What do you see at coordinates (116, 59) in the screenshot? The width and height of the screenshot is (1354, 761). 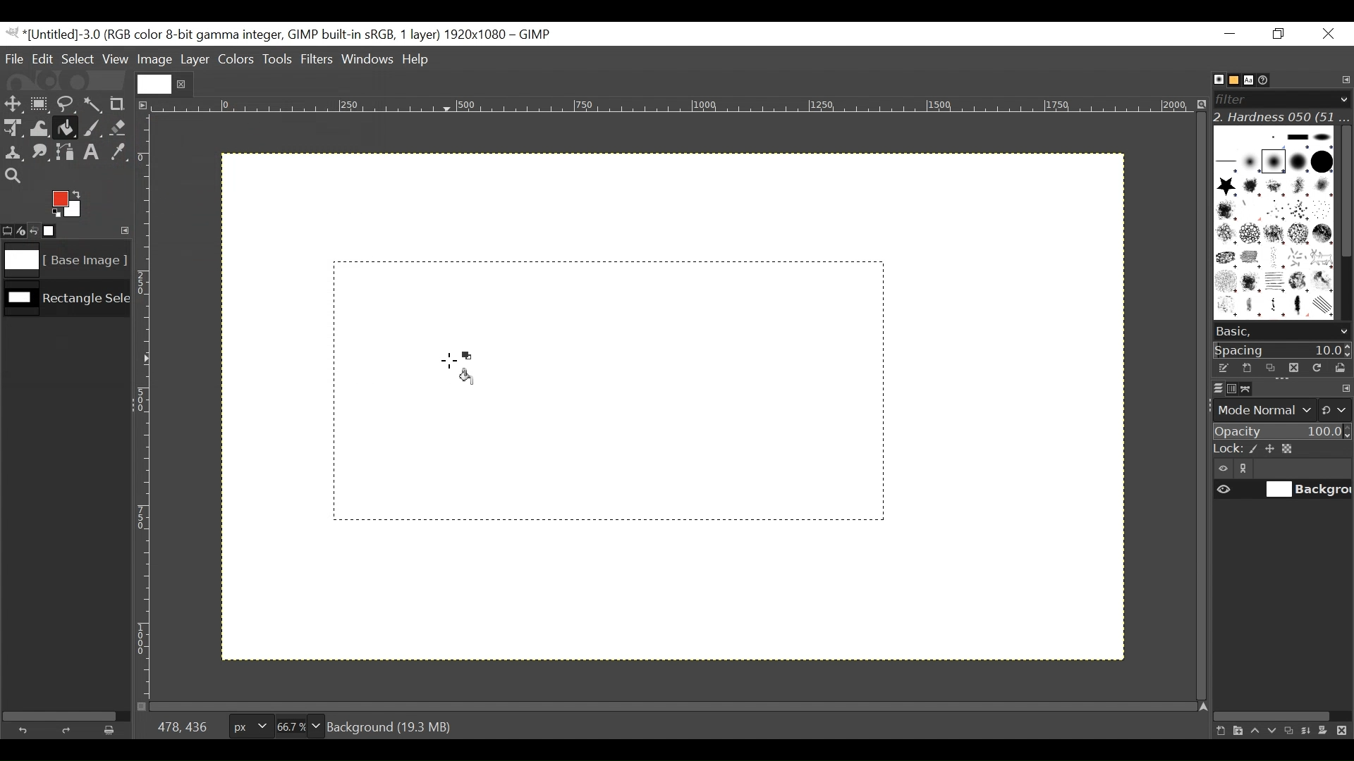 I see `View` at bounding box center [116, 59].